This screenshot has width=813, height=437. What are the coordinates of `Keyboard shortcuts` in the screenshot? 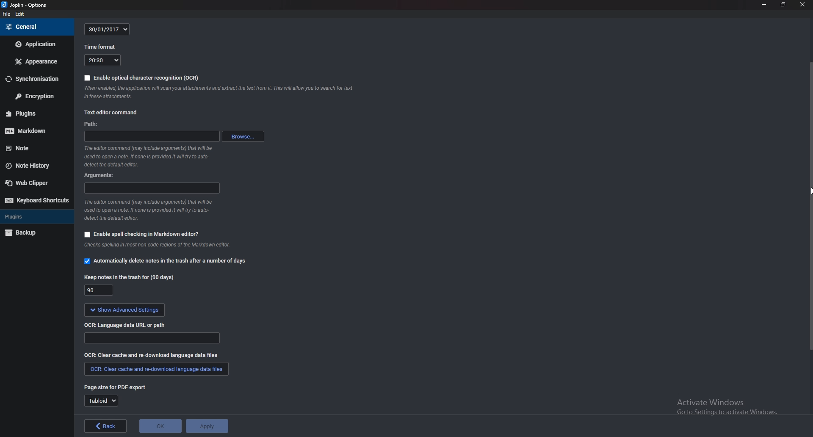 It's located at (36, 200).